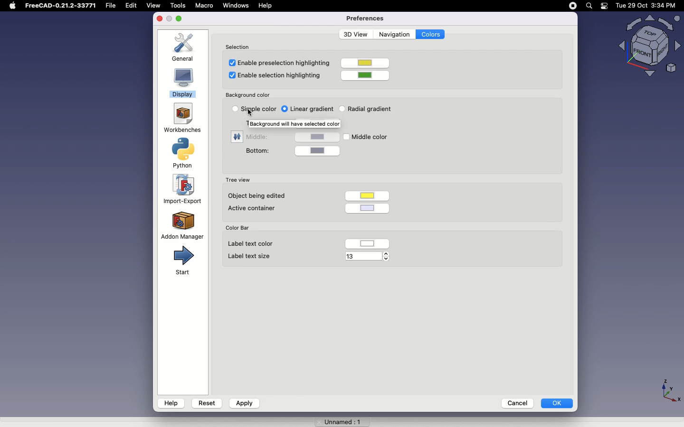 The height and width of the screenshot is (427, 684). Describe the element at coordinates (62, 7) in the screenshot. I see `FreeCAD-0.21.2-33Y71` at that location.